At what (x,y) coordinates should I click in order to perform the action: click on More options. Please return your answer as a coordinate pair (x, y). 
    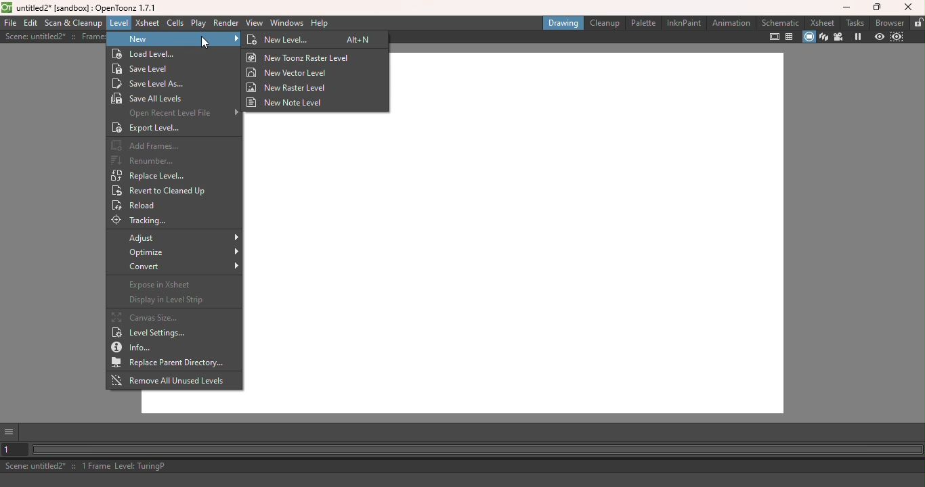
    Looking at the image, I should click on (11, 433).